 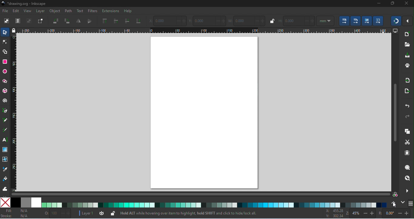 What do you see at coordinates (408, 142) in the screenshot?
I see `cut` at bounding box center [408, 142].